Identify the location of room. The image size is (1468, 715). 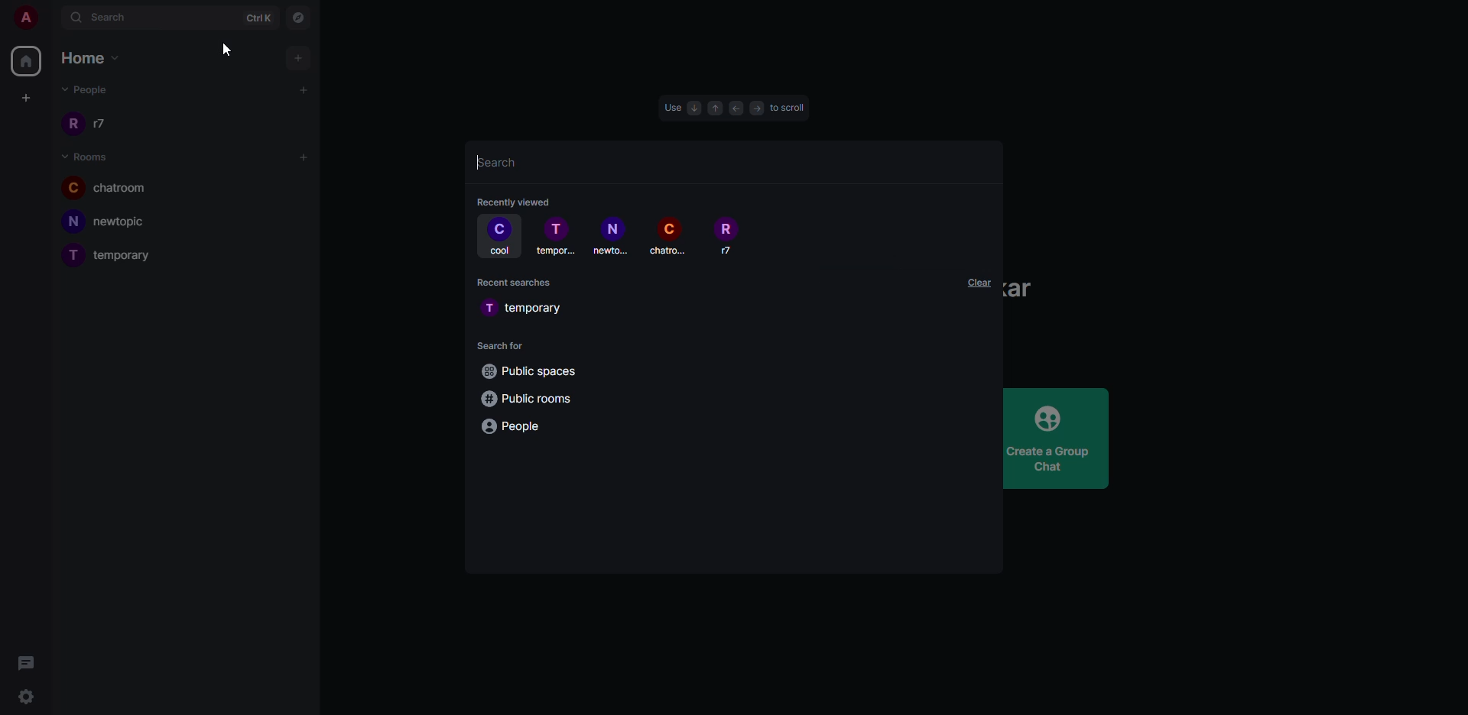
(556, 239).